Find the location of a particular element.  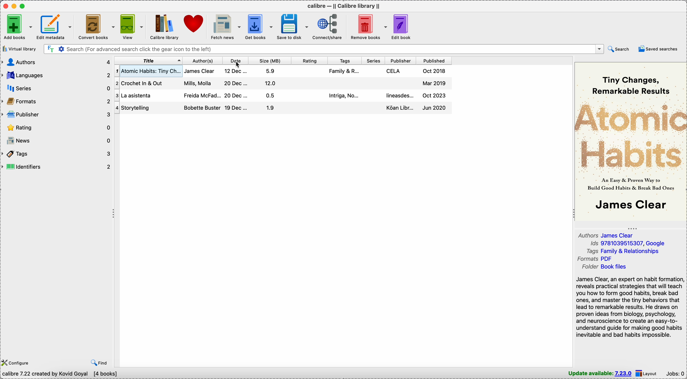

tags Family & Relationships is located at coordinates (623, 251).